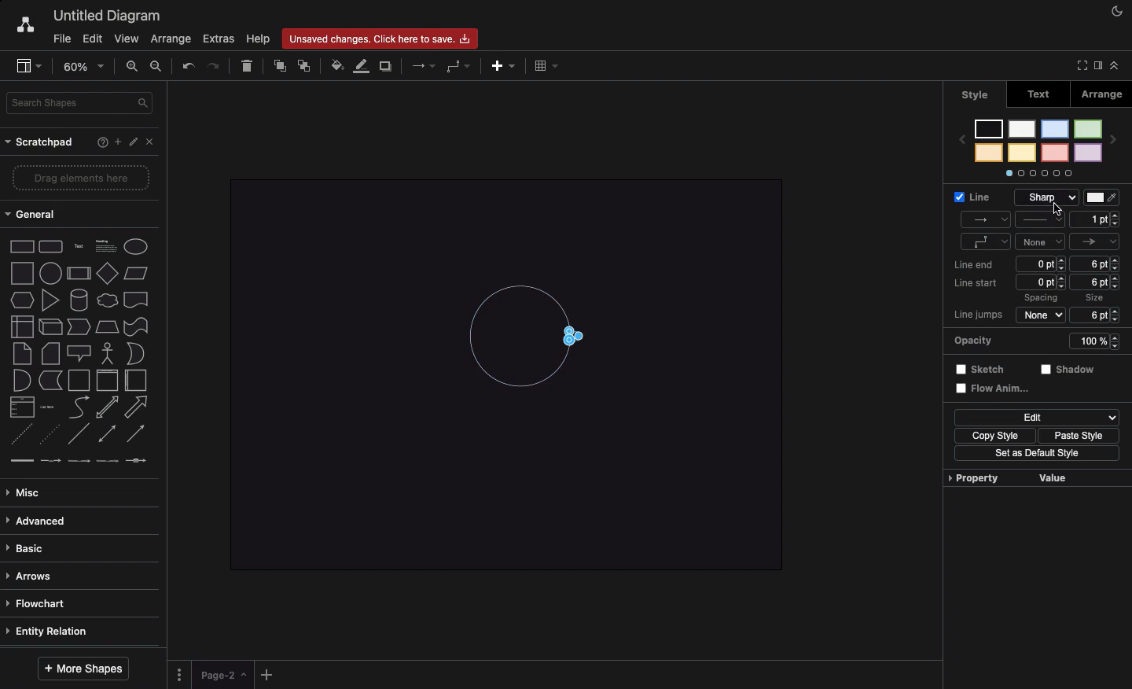  I want to click on Loop connector selected, so click(579, 334).